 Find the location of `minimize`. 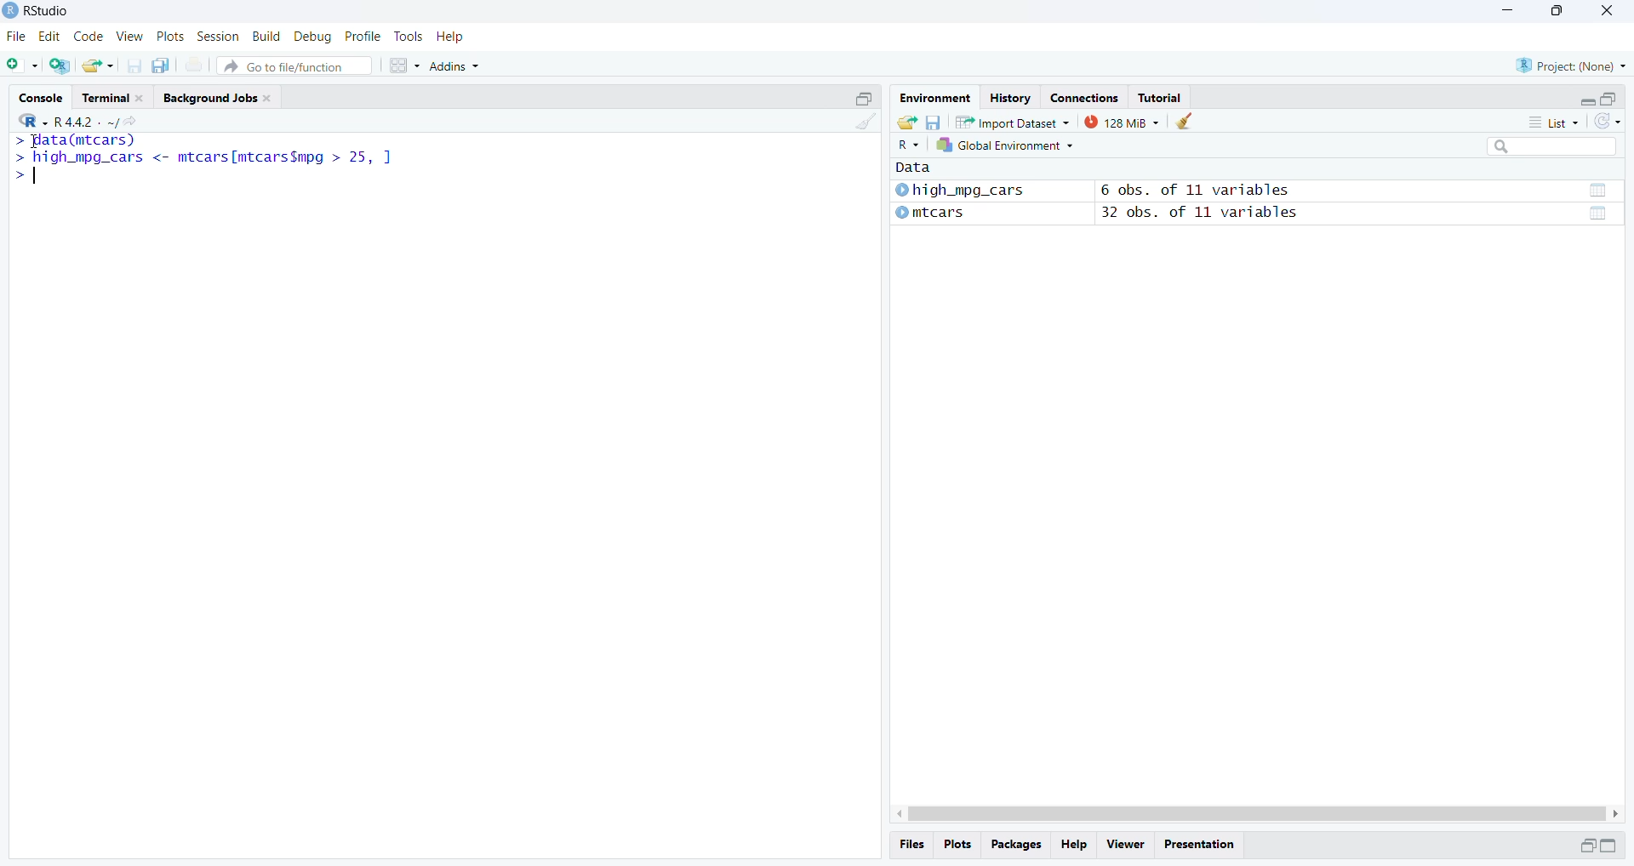

minimize is located at coordinates (1608, 846).